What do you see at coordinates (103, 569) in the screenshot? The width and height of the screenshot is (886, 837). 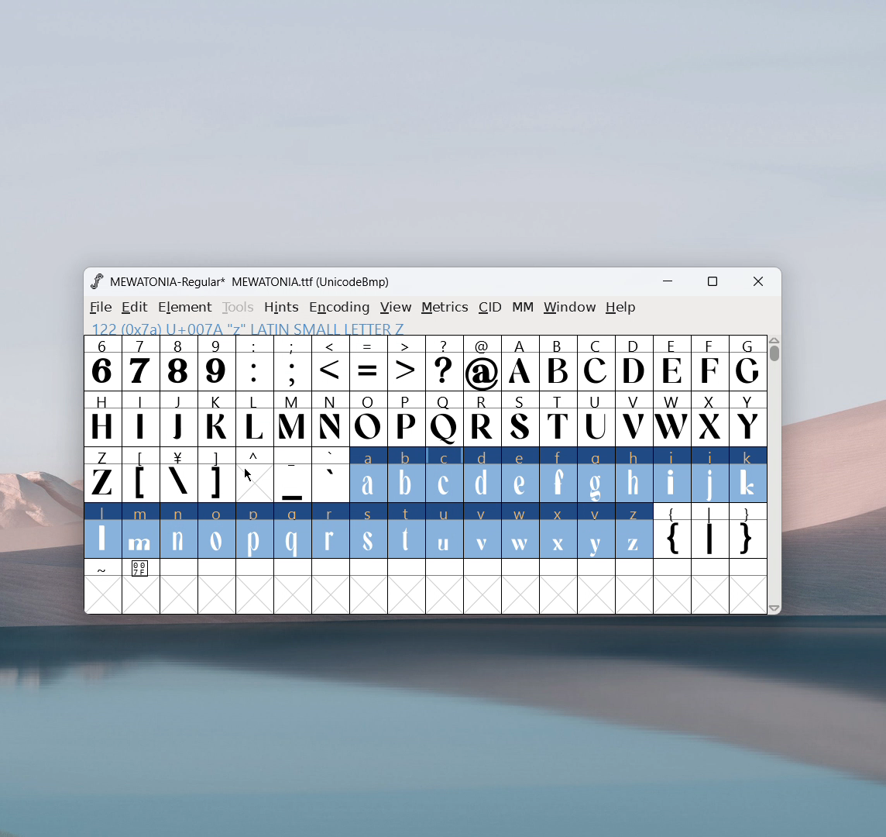 I see `~` at bounding box center [103, 569].